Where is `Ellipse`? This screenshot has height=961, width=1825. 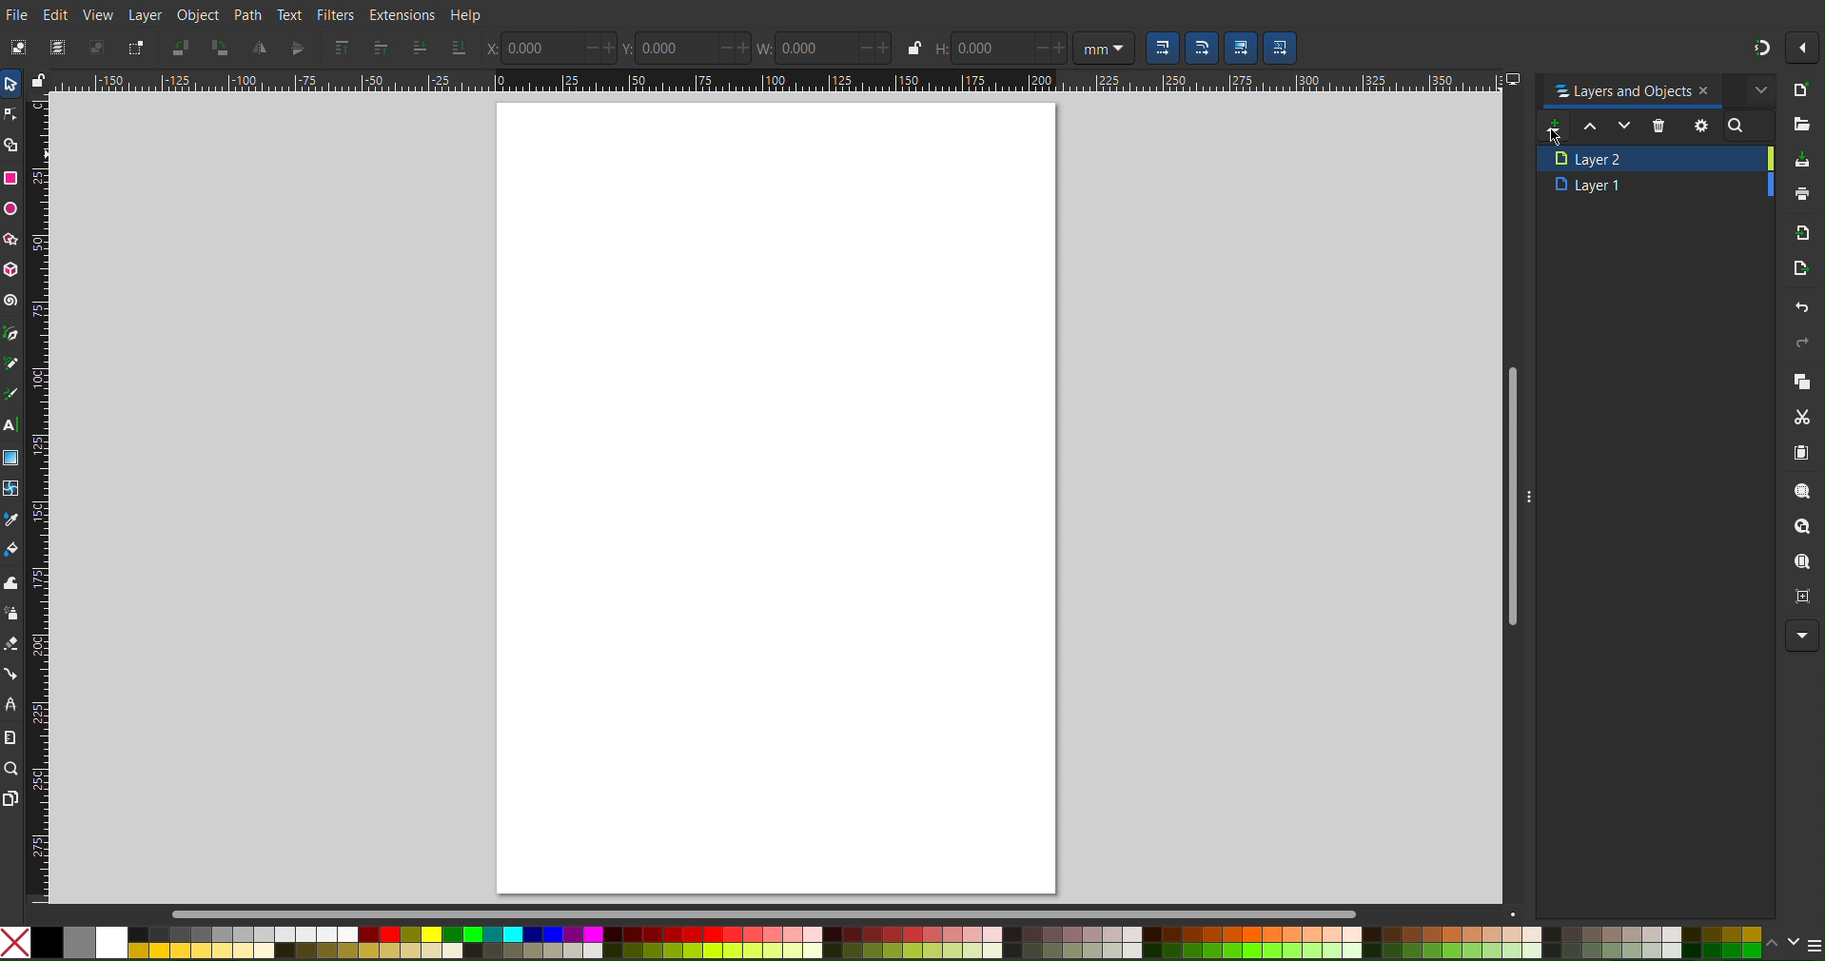
Ellipse is located at coordinates (15, 210).